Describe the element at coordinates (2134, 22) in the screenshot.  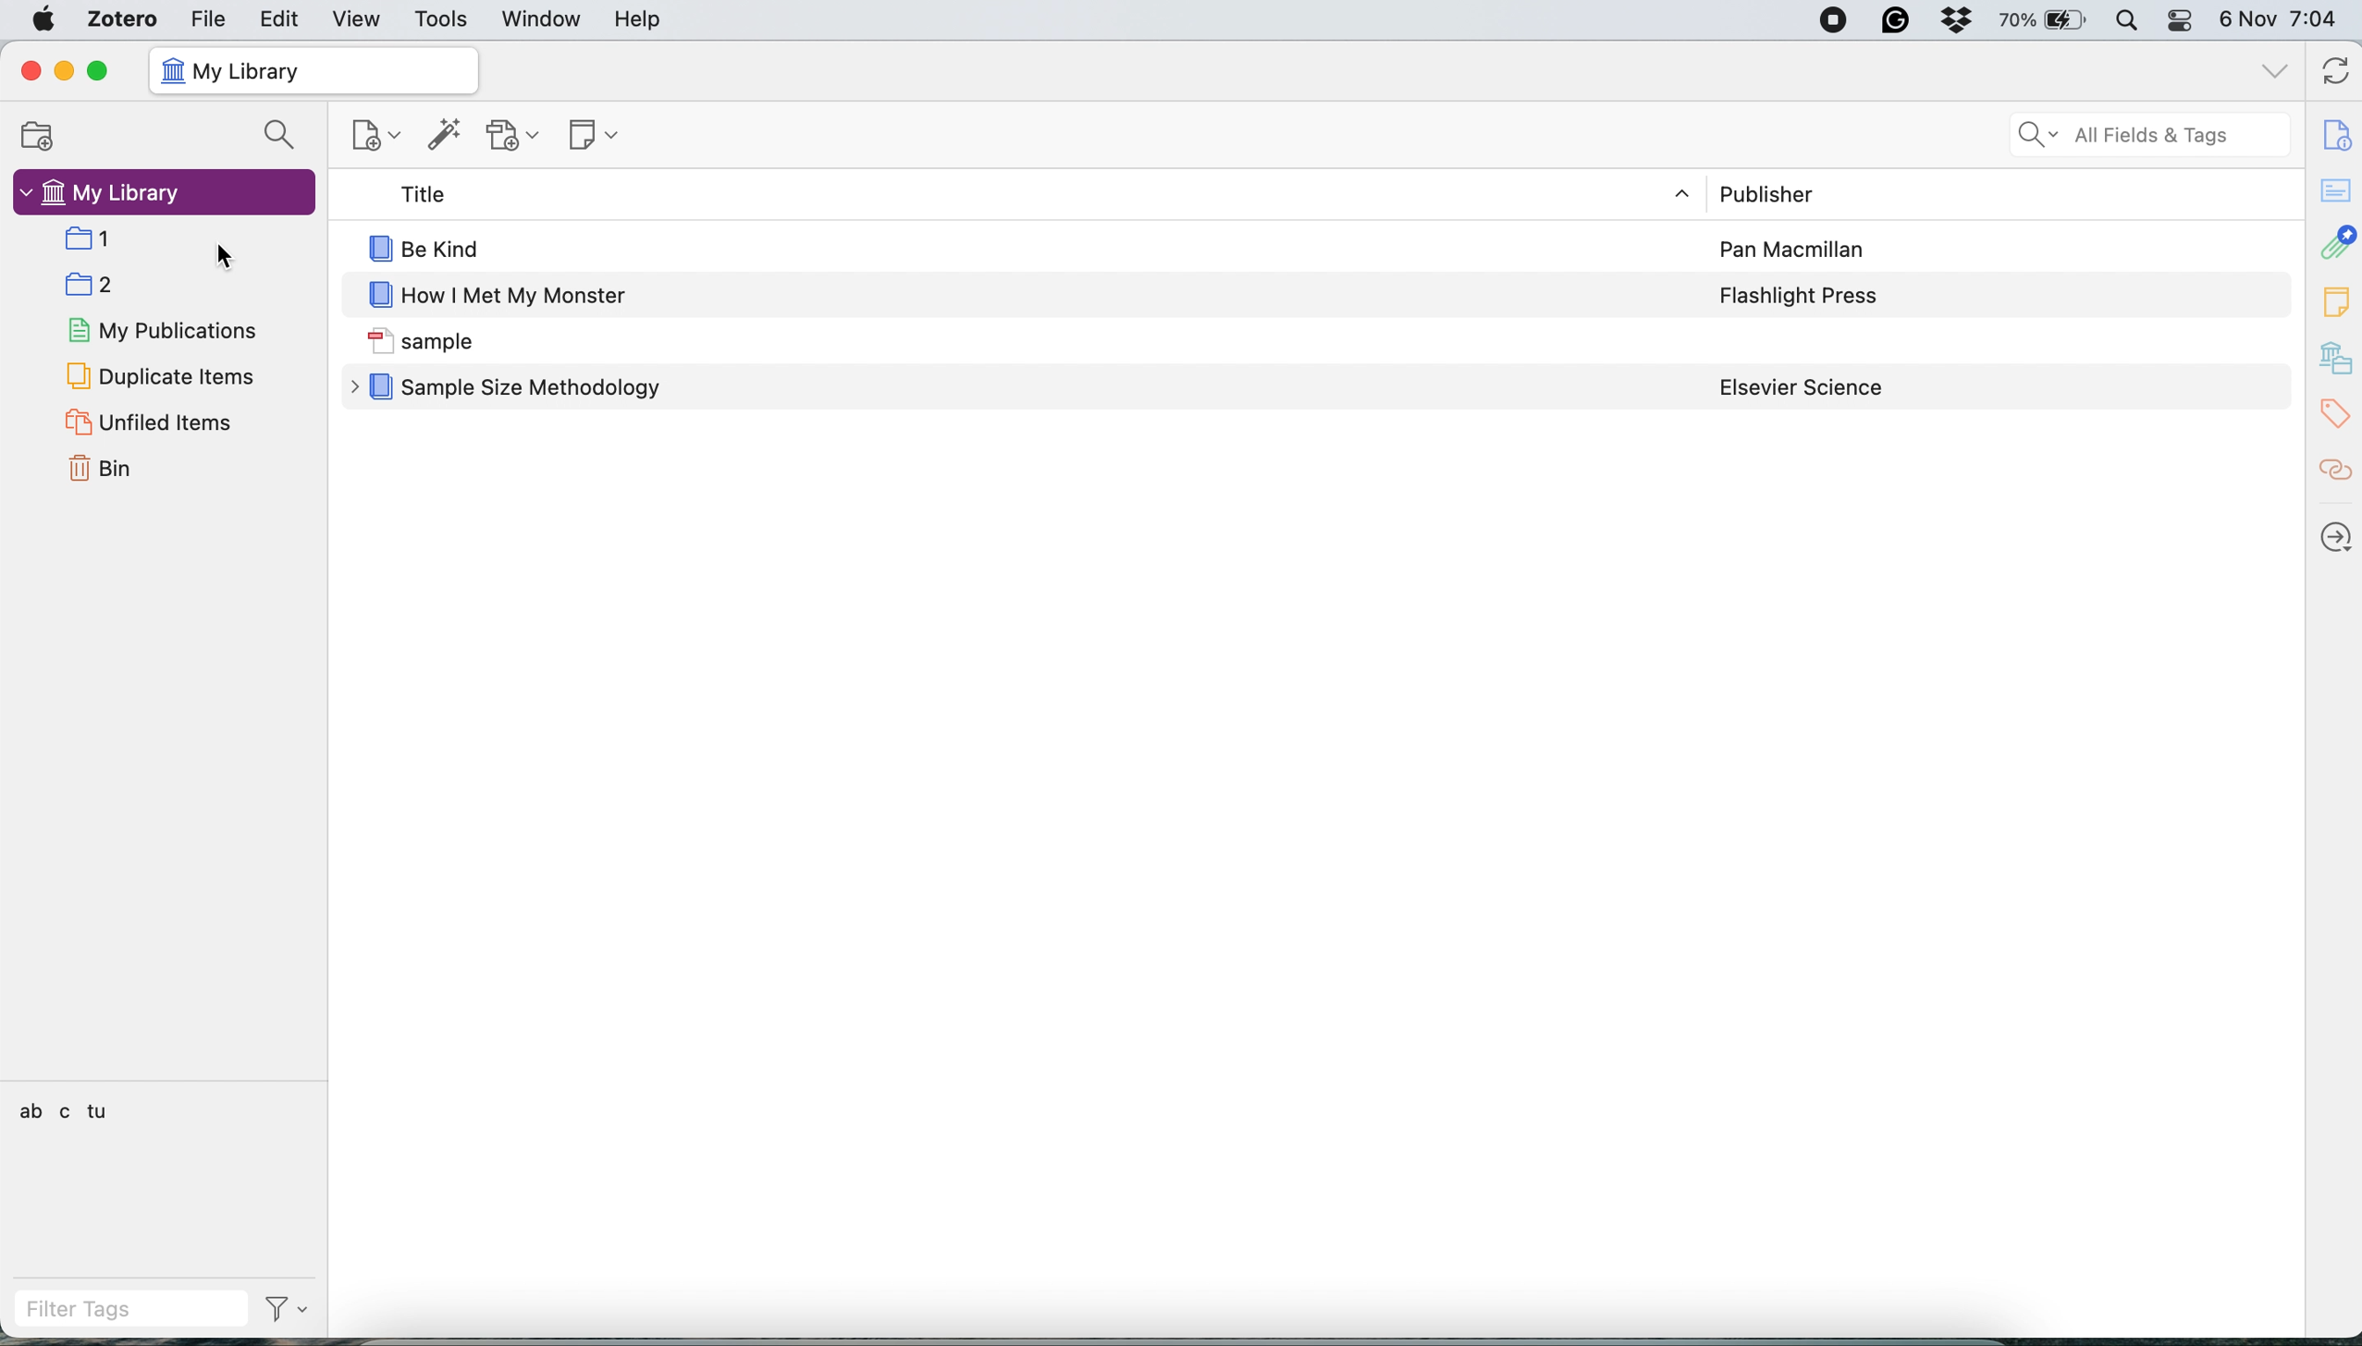
I see `spotlight search` at that location.